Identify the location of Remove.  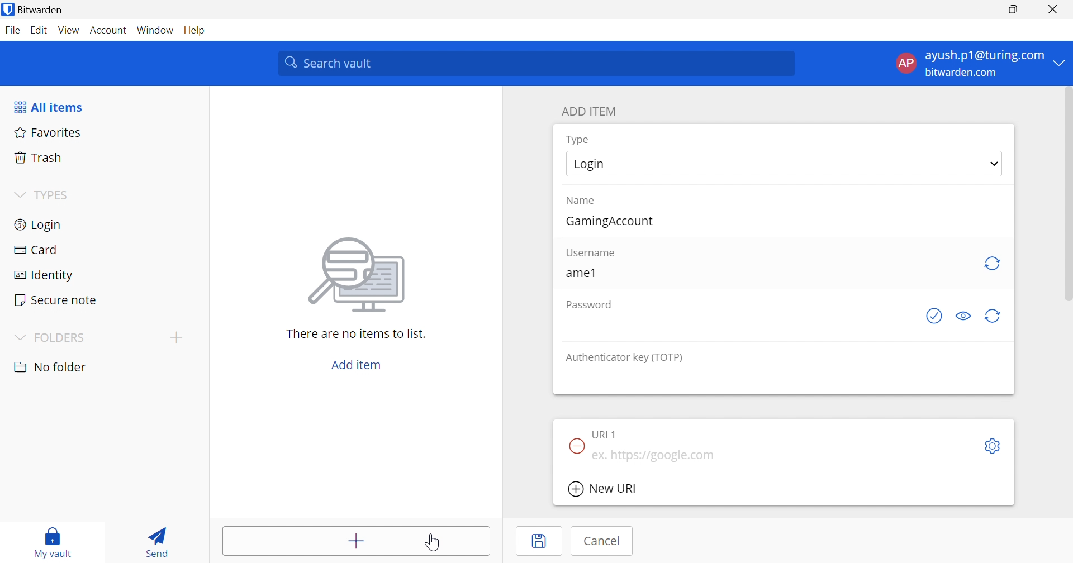
(575, 445).